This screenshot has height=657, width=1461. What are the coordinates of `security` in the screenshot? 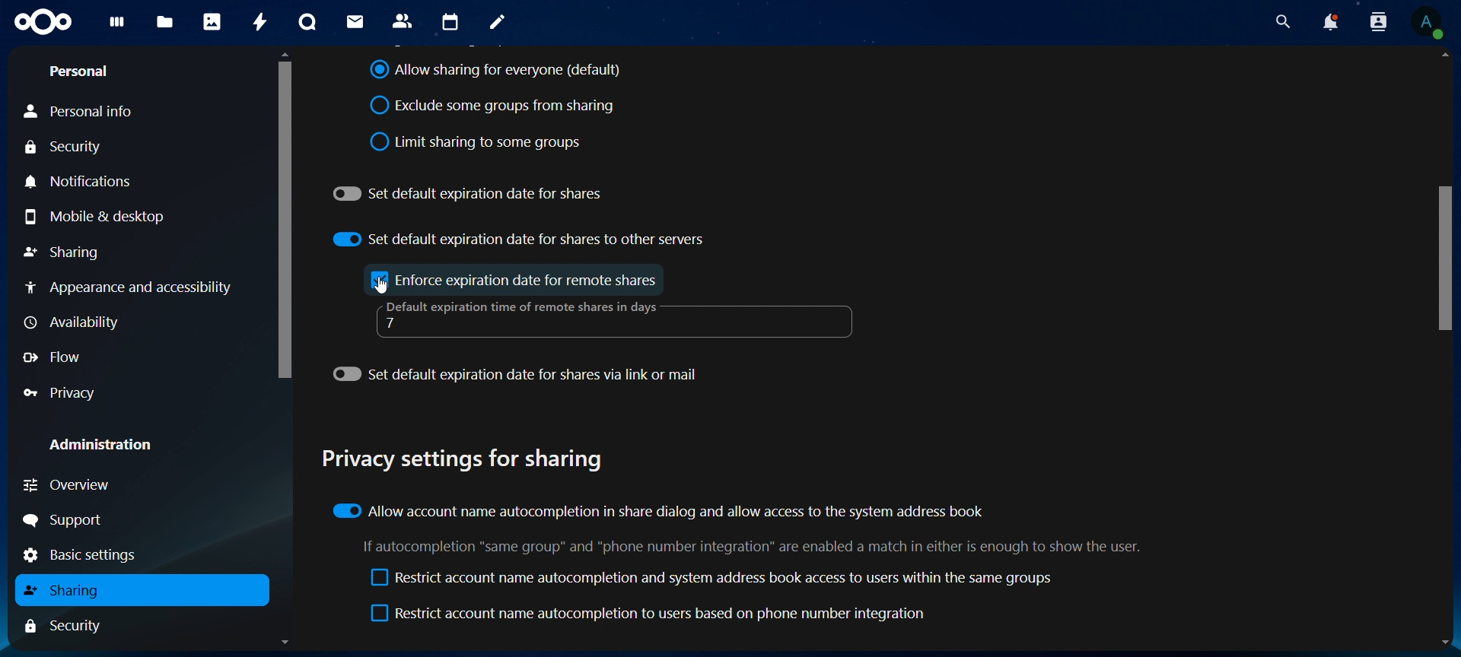 It's located at (72, 626).